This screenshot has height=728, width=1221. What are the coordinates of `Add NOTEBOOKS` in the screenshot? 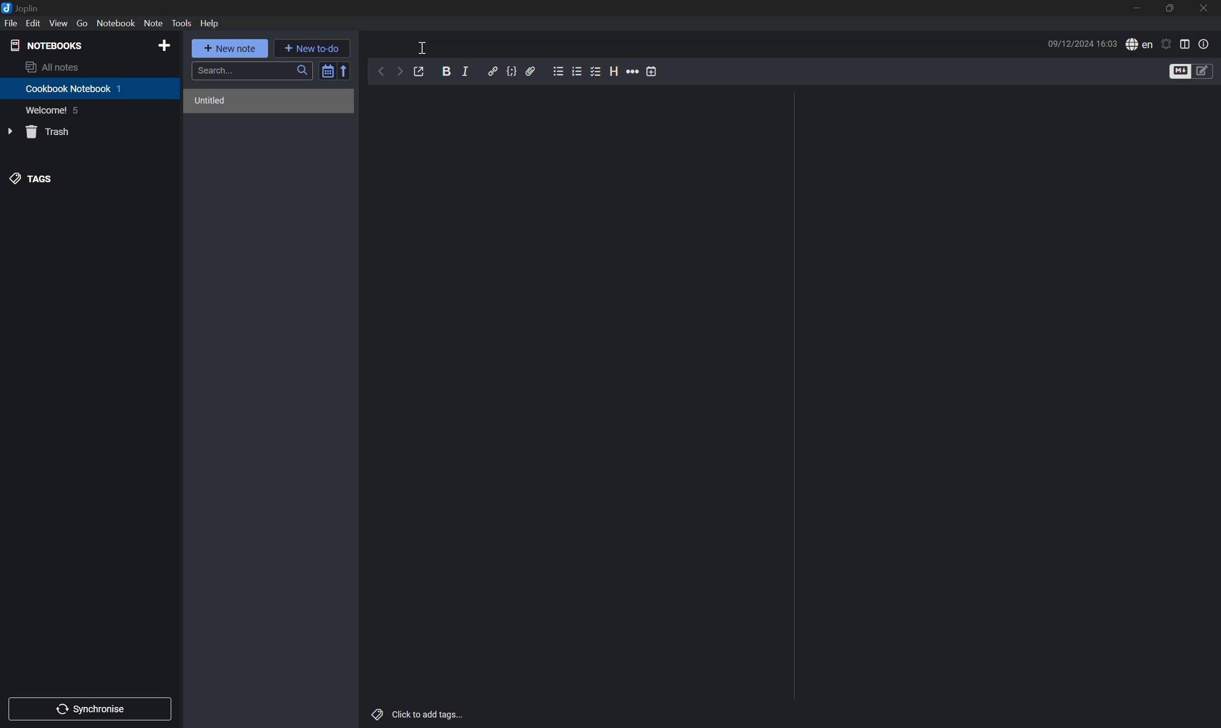 It's located at (164, 45).